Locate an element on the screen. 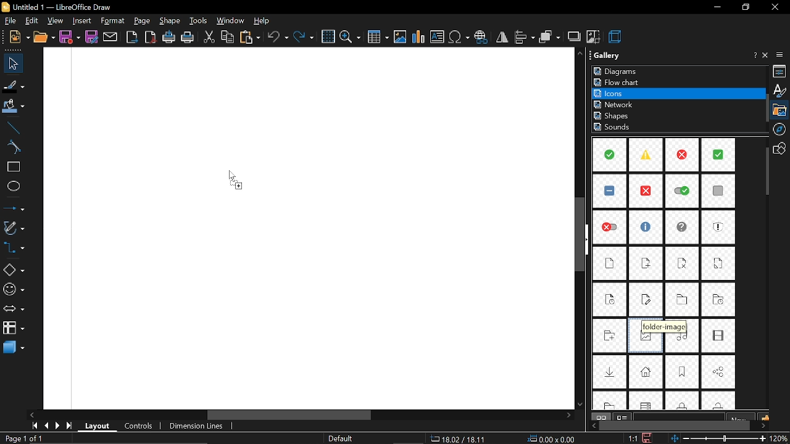 This screenshot has width=790, height=444. insert table is located at coordinates (377, 38).